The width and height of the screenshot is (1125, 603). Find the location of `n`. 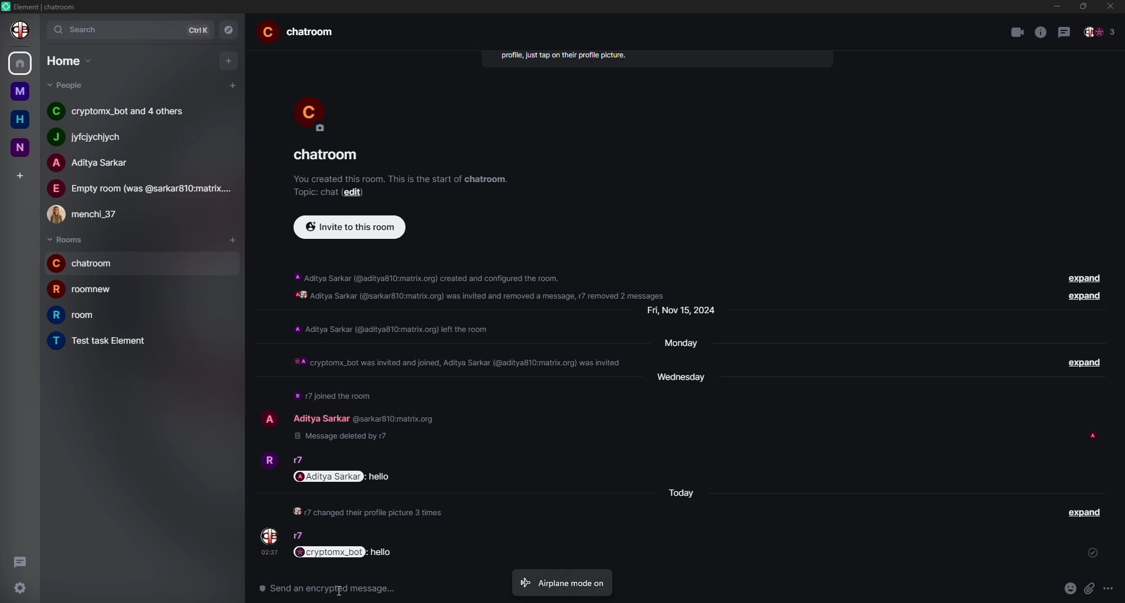

n is located at coordinates (21, 149).